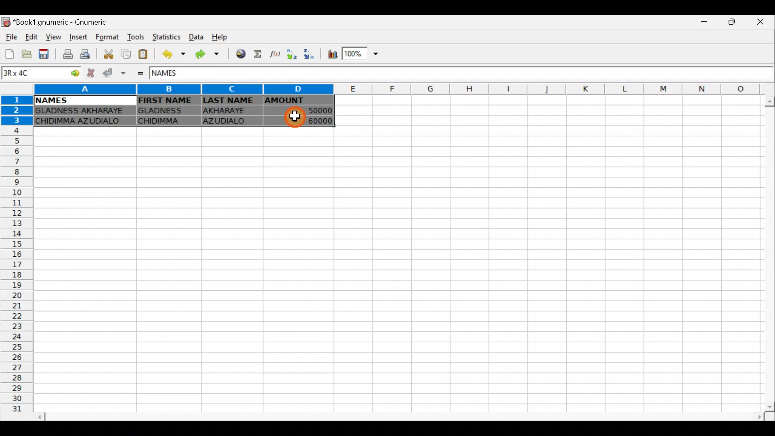 The image size is (775, 436). Describe the element at coordinates (166, 100) in the screenshot. I see `FIRST NAME` at that location.